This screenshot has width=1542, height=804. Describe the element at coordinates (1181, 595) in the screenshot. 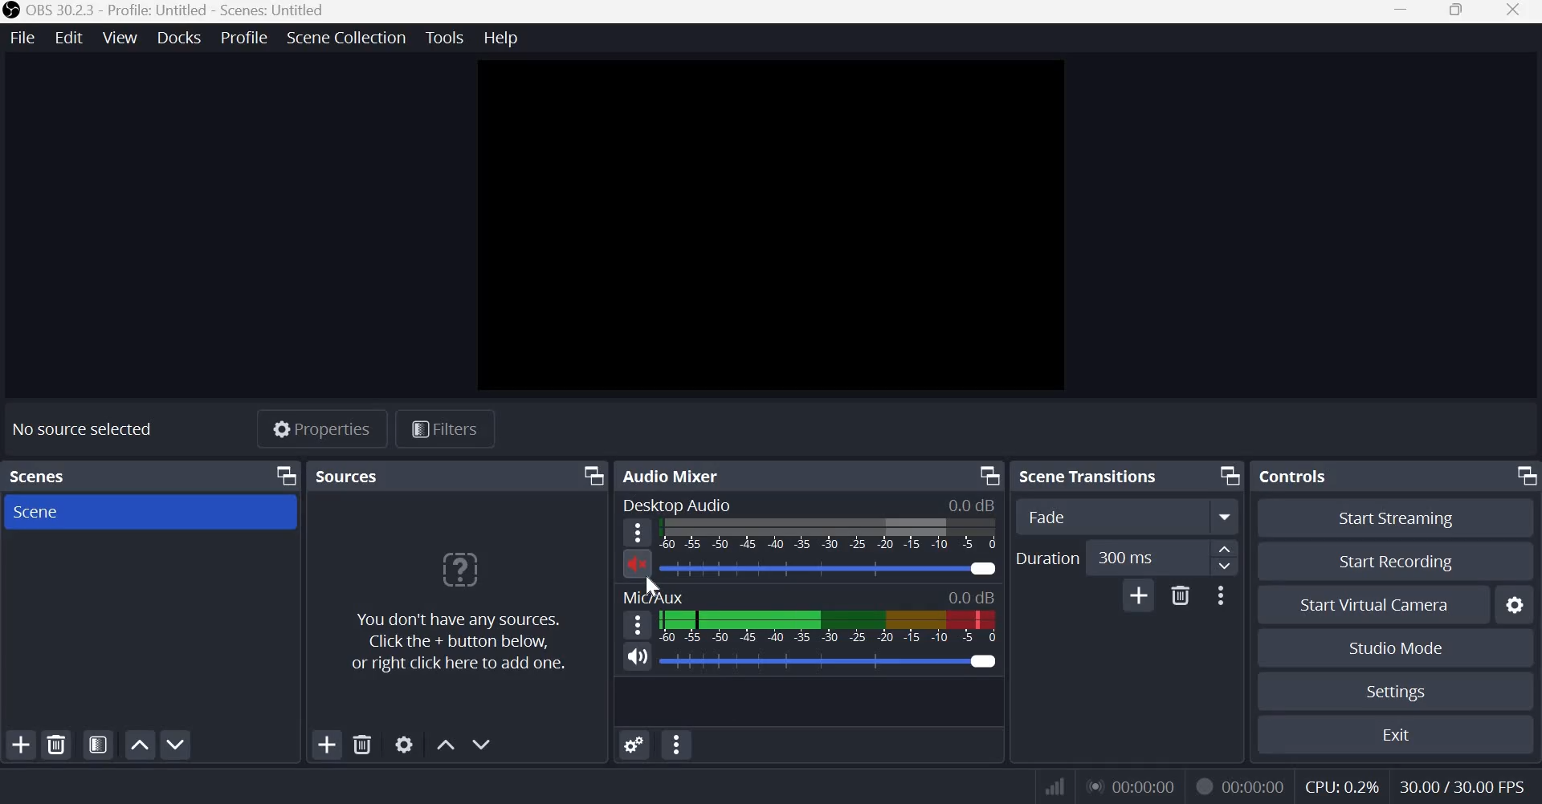

I see `Delete Transition` at that location.